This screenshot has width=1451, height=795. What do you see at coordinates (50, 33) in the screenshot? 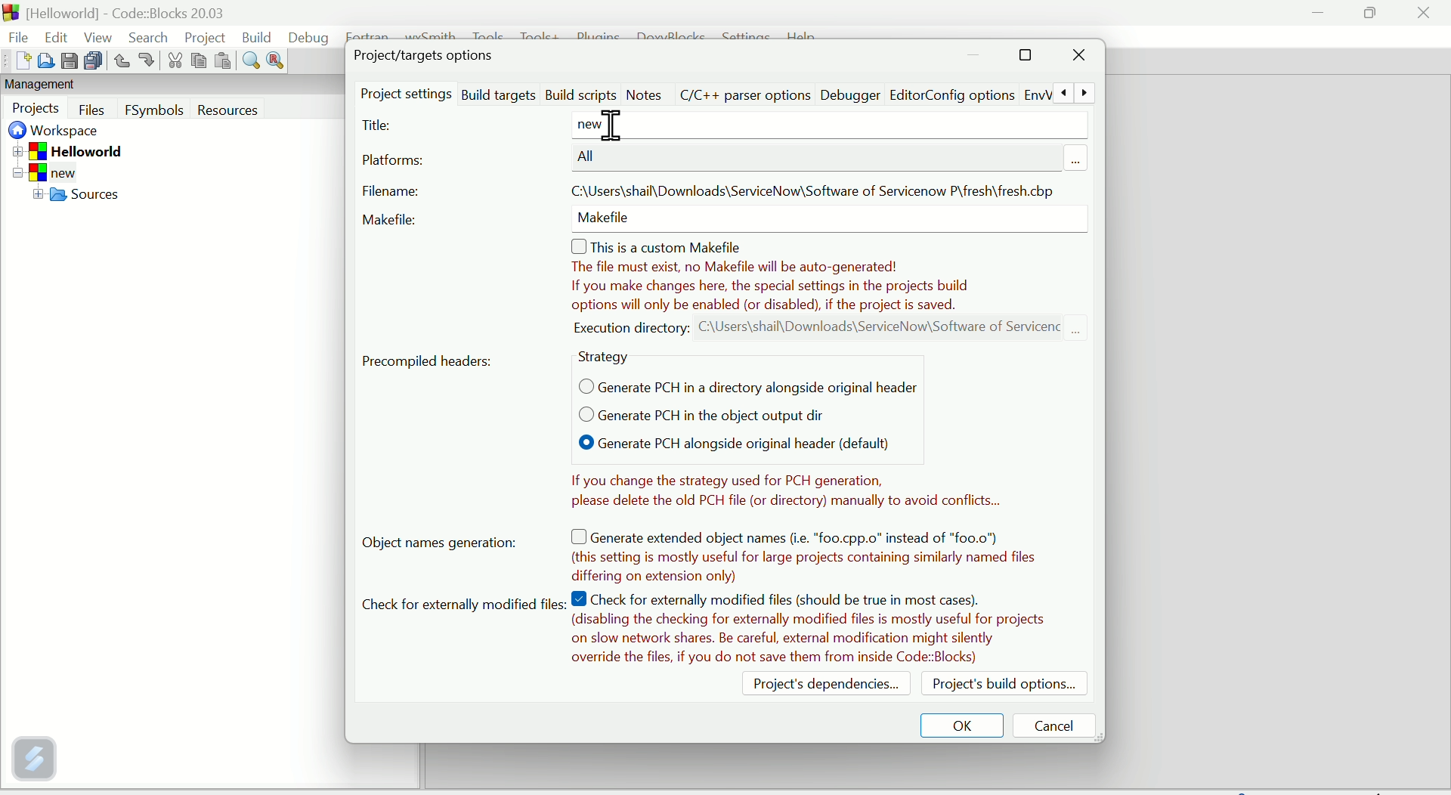
I see `Edit` at bounding box center [50, 33].